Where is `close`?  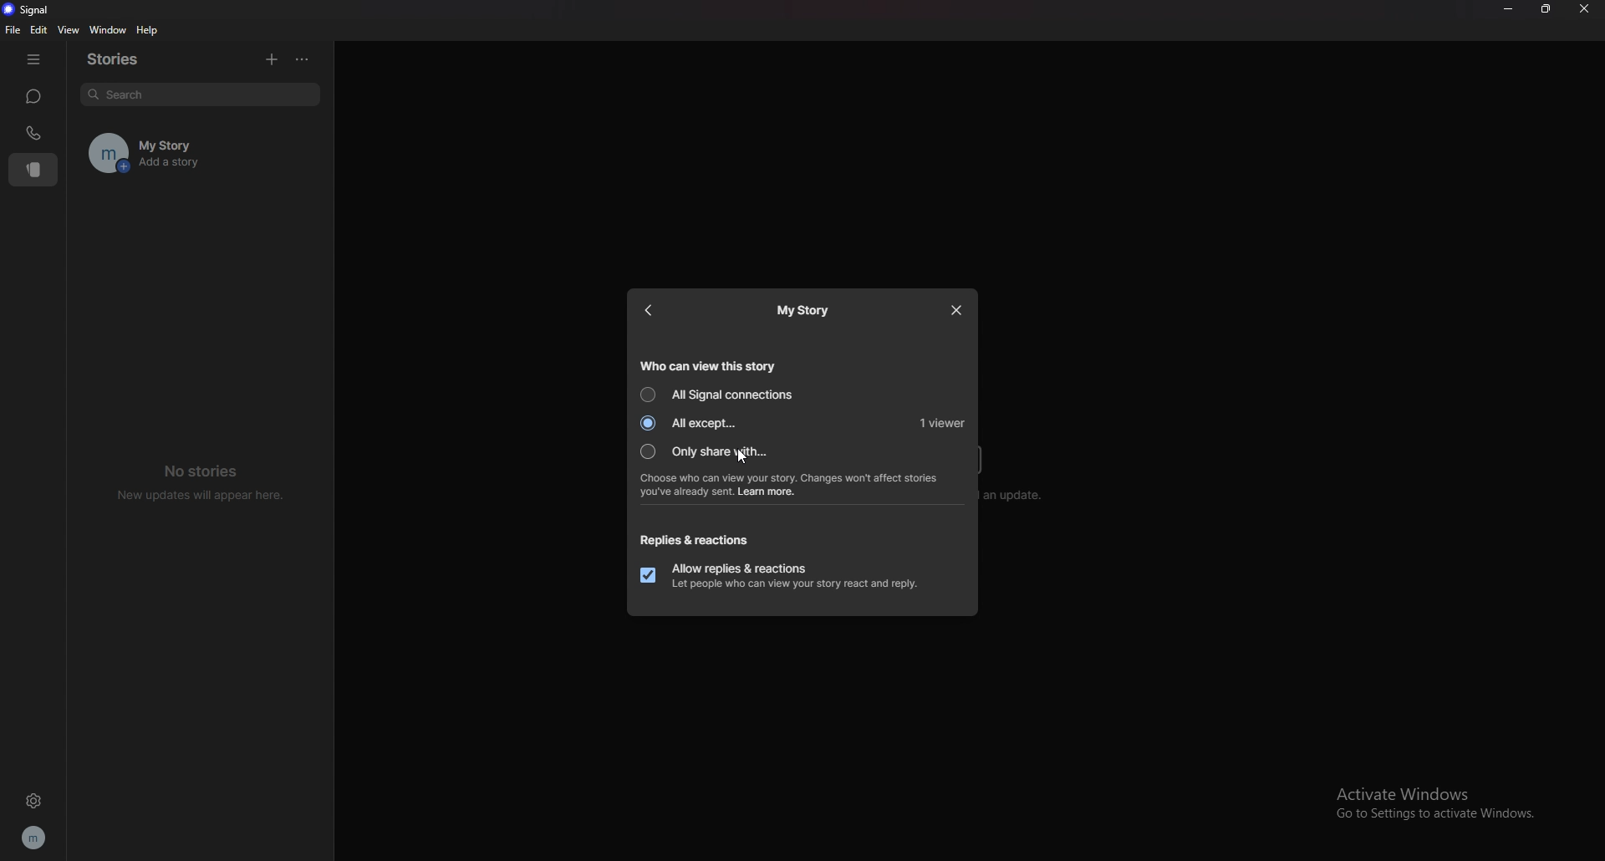 close is located at coordinates (958, 311).